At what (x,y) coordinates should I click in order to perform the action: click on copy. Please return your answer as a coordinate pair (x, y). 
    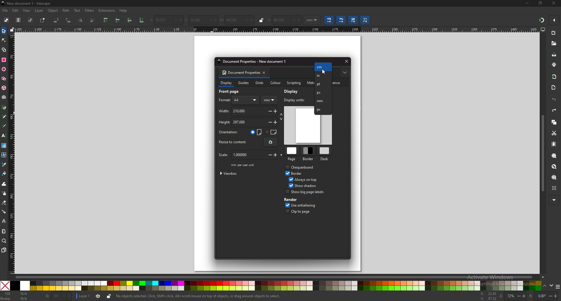
    Looking at the image, I should click on (554, 122).